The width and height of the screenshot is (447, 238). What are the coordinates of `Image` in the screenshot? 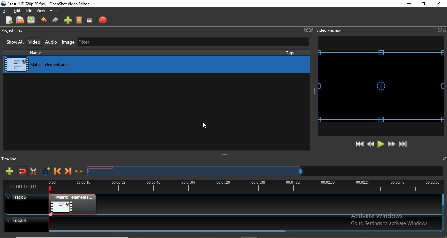 It's located at (68, 43).